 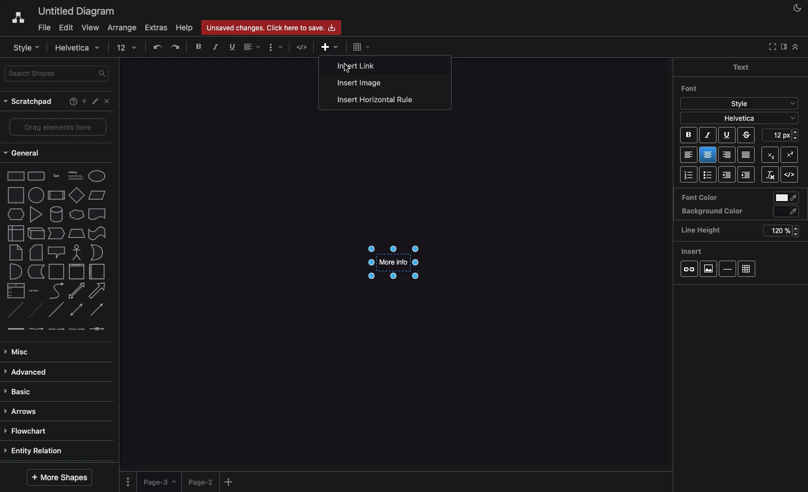 I want to click on data storage, so click(x=36, y=272).